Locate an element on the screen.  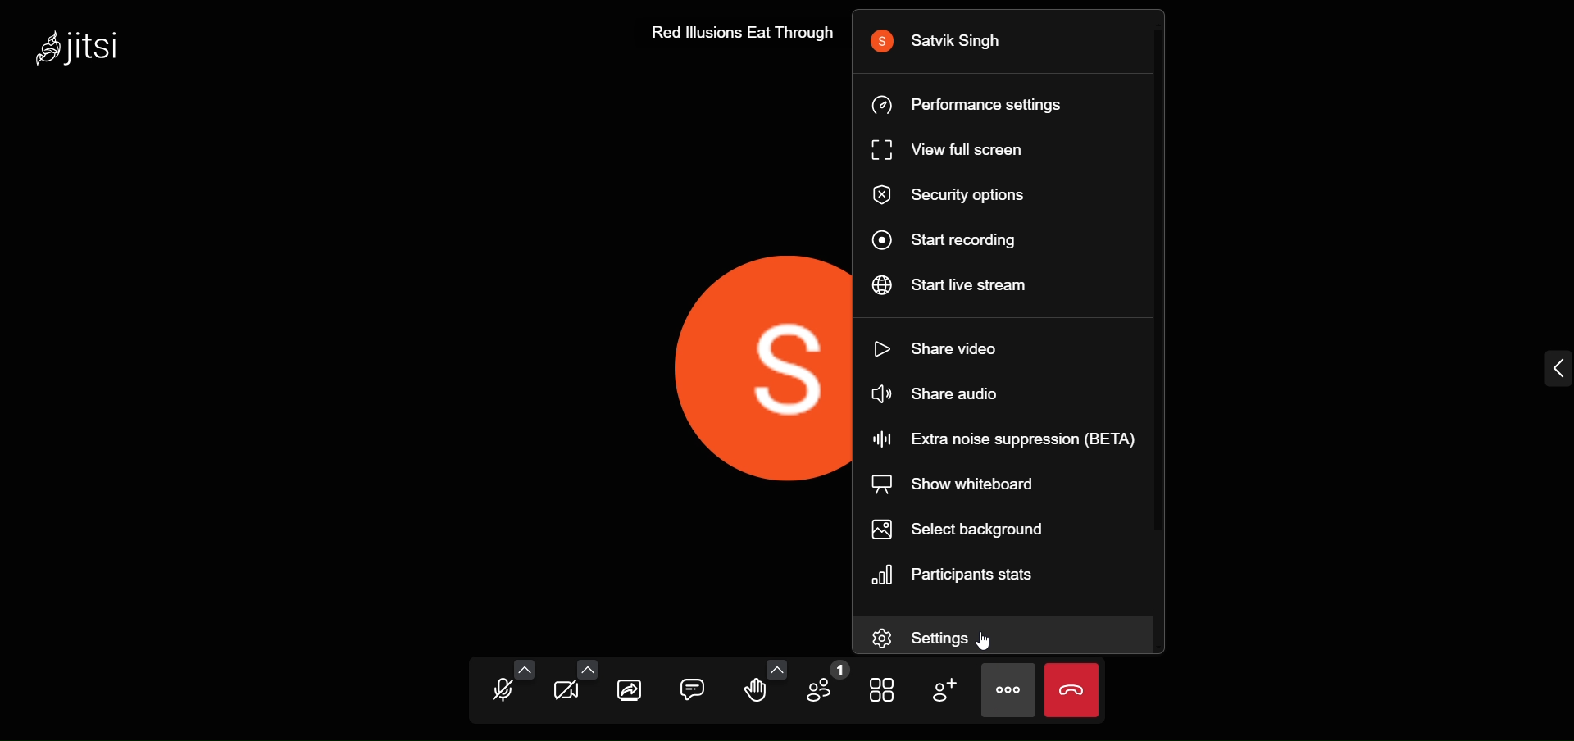
view full screen is located at coordinates (945, 151).